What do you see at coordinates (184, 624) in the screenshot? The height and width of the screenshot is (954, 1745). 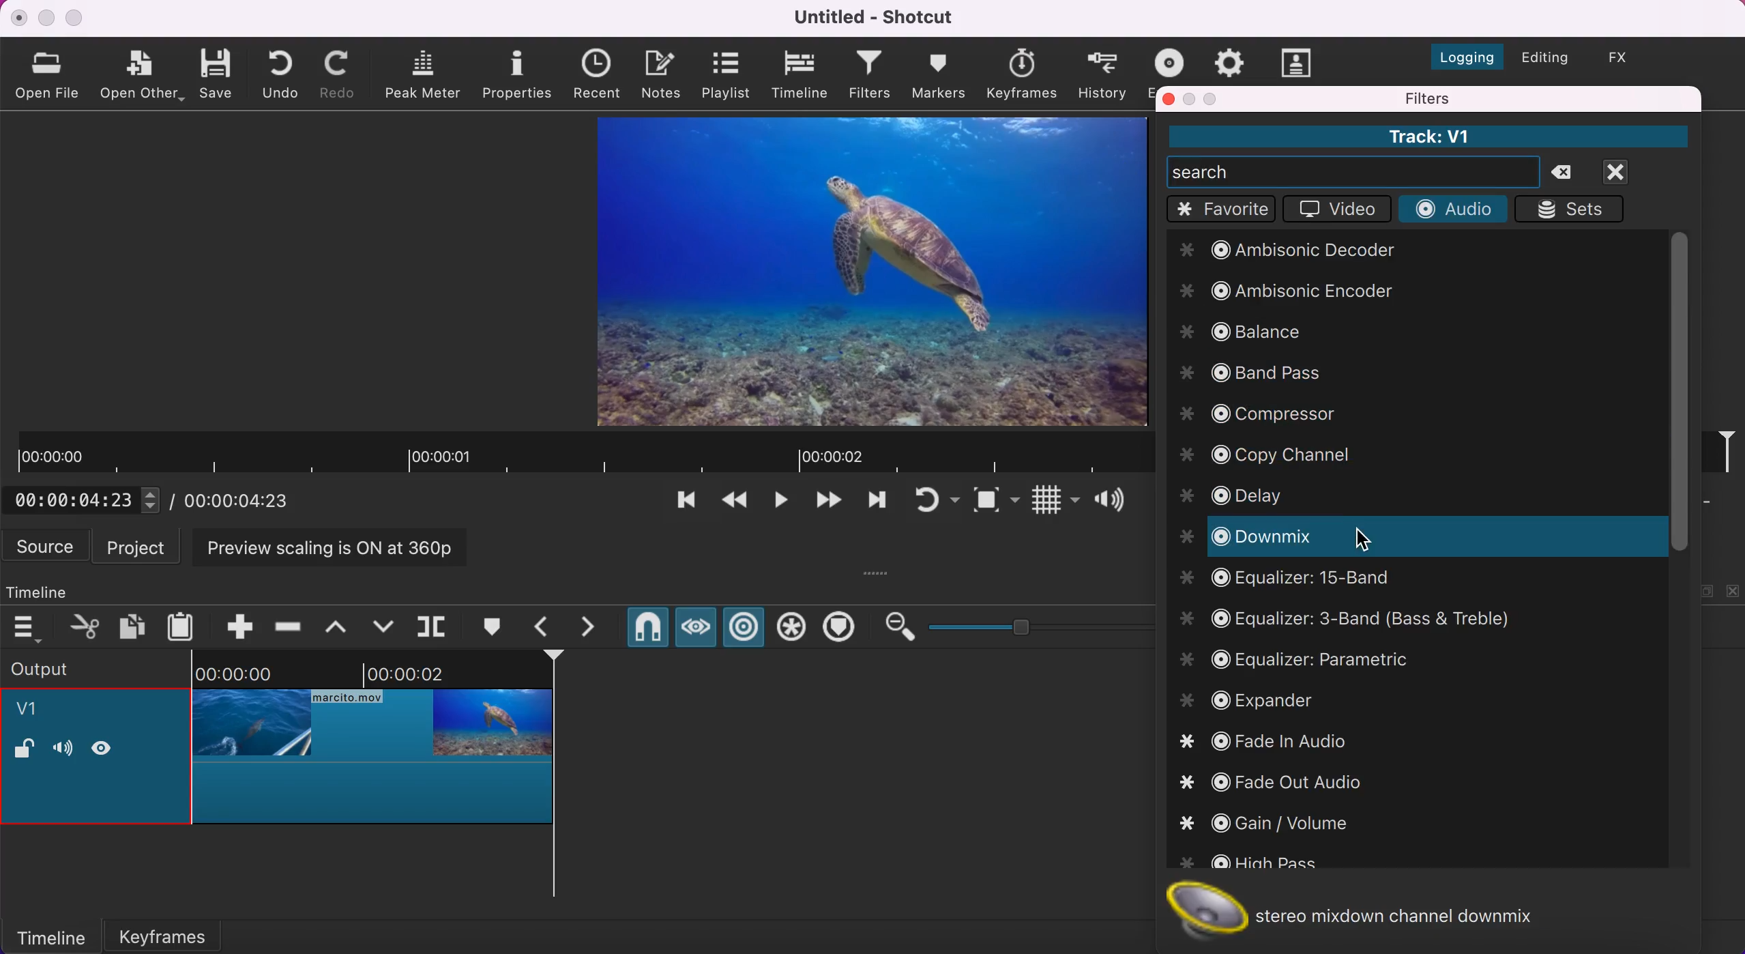 I see `paste` at bounding box center [184, 624].